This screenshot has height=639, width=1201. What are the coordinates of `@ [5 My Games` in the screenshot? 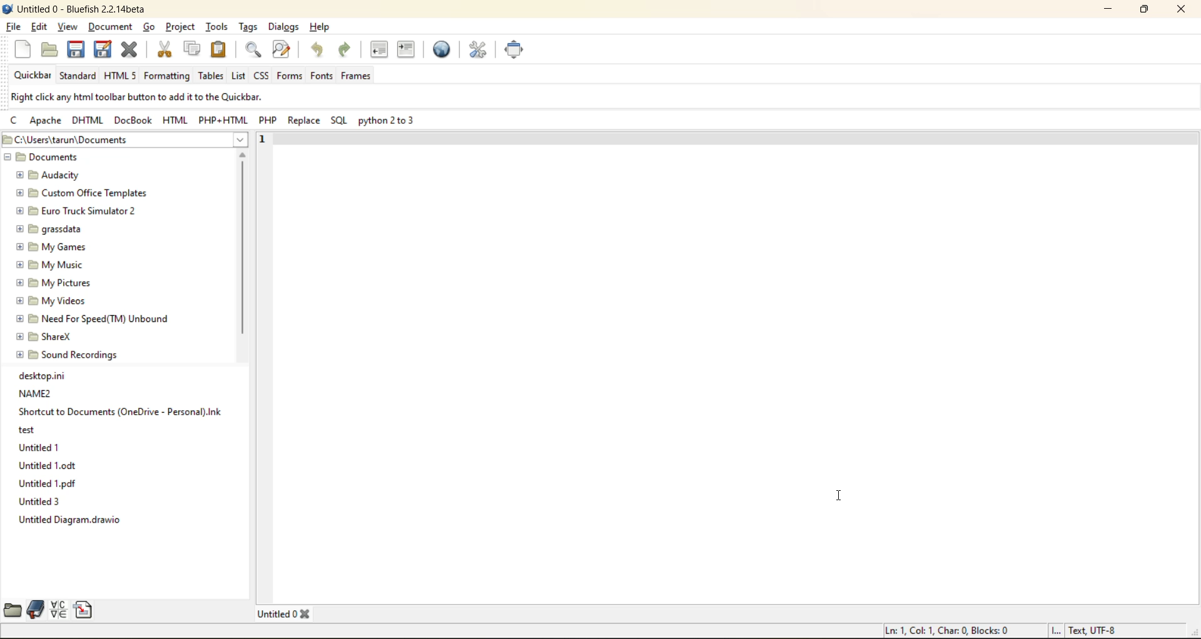 It's located at (49, 246).